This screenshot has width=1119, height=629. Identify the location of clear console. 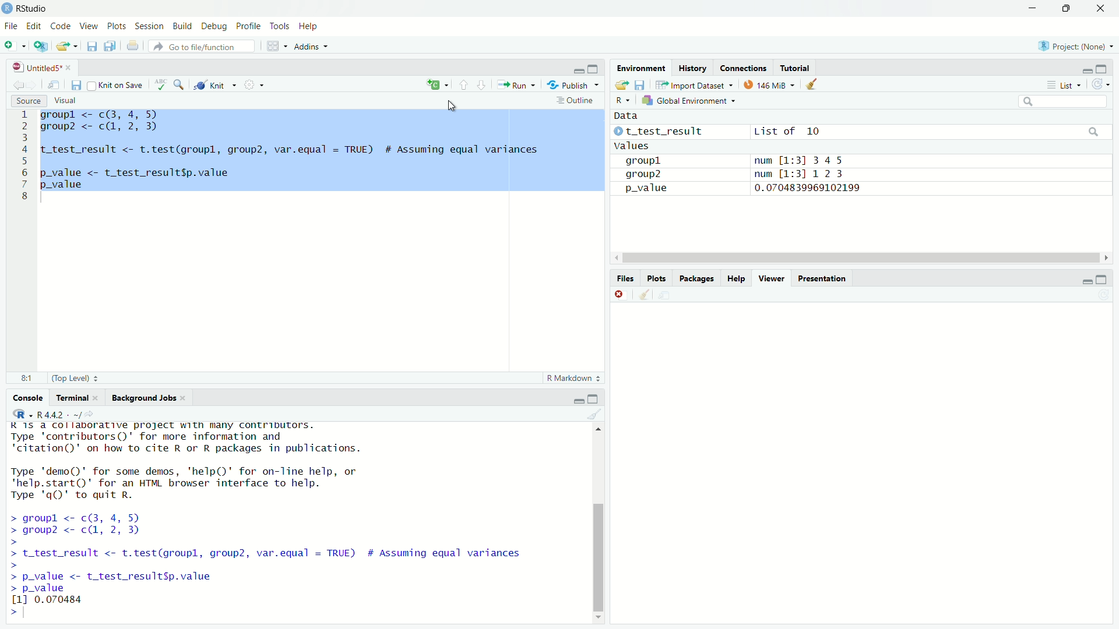
(642, 294).